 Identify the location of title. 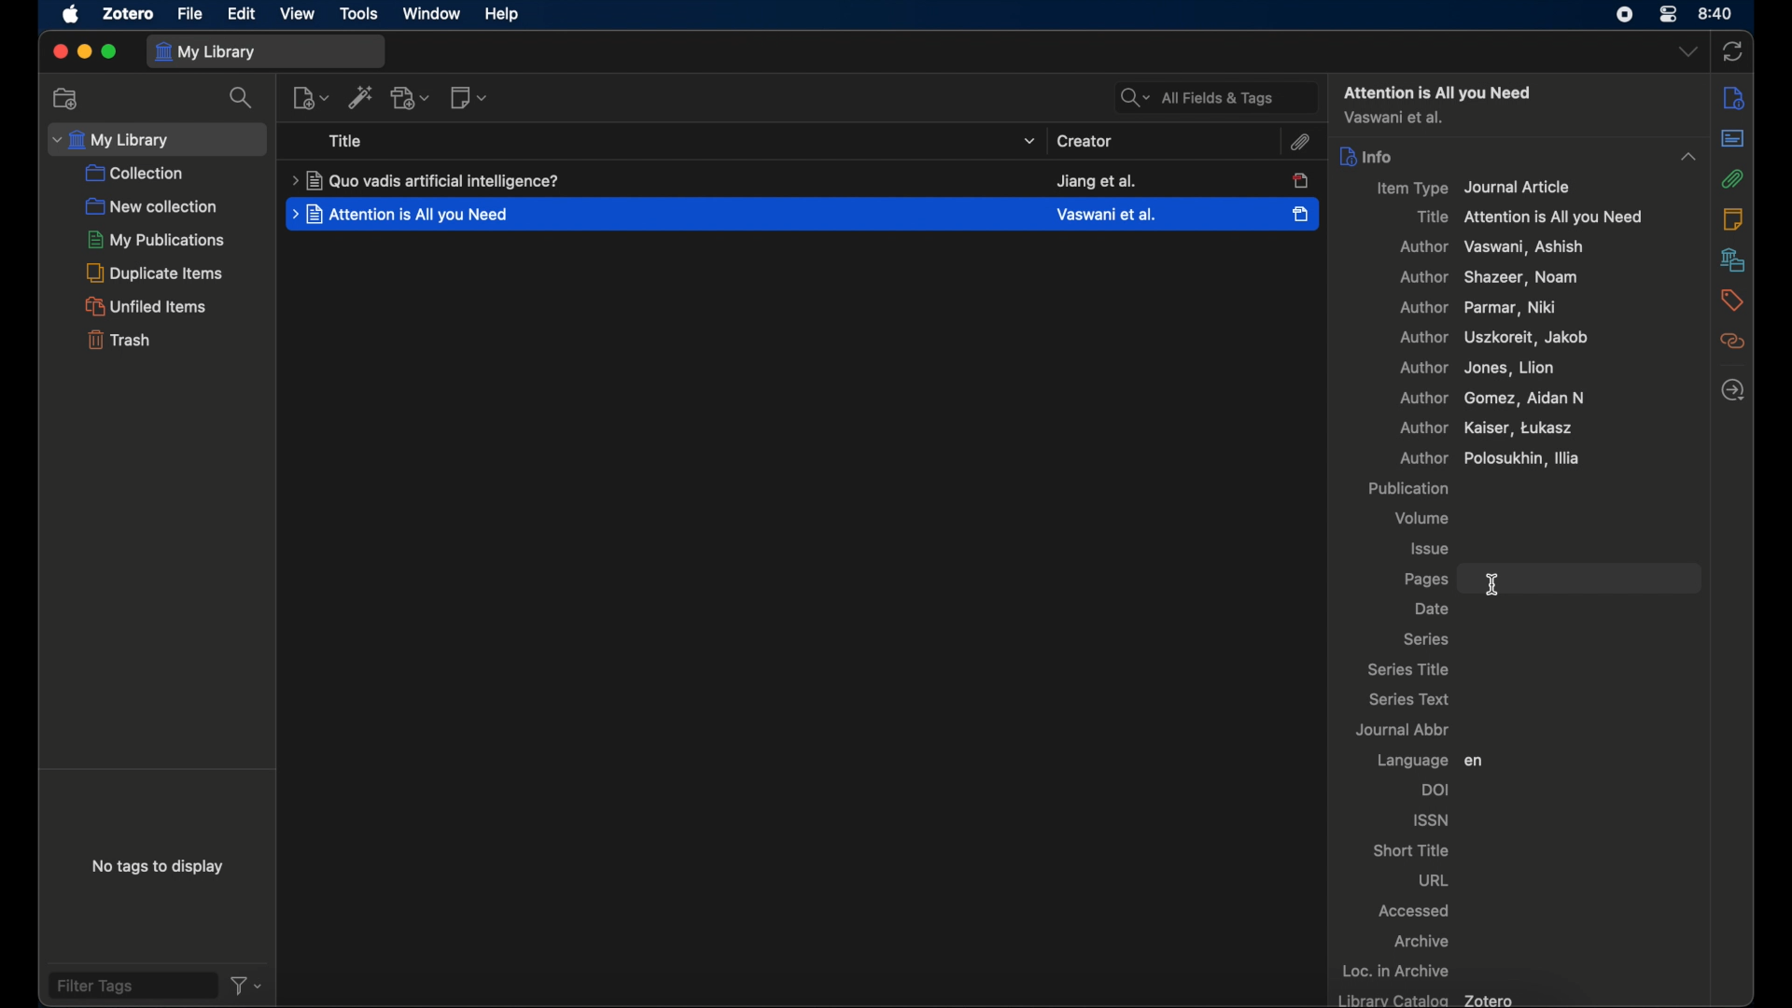
(399, 215).